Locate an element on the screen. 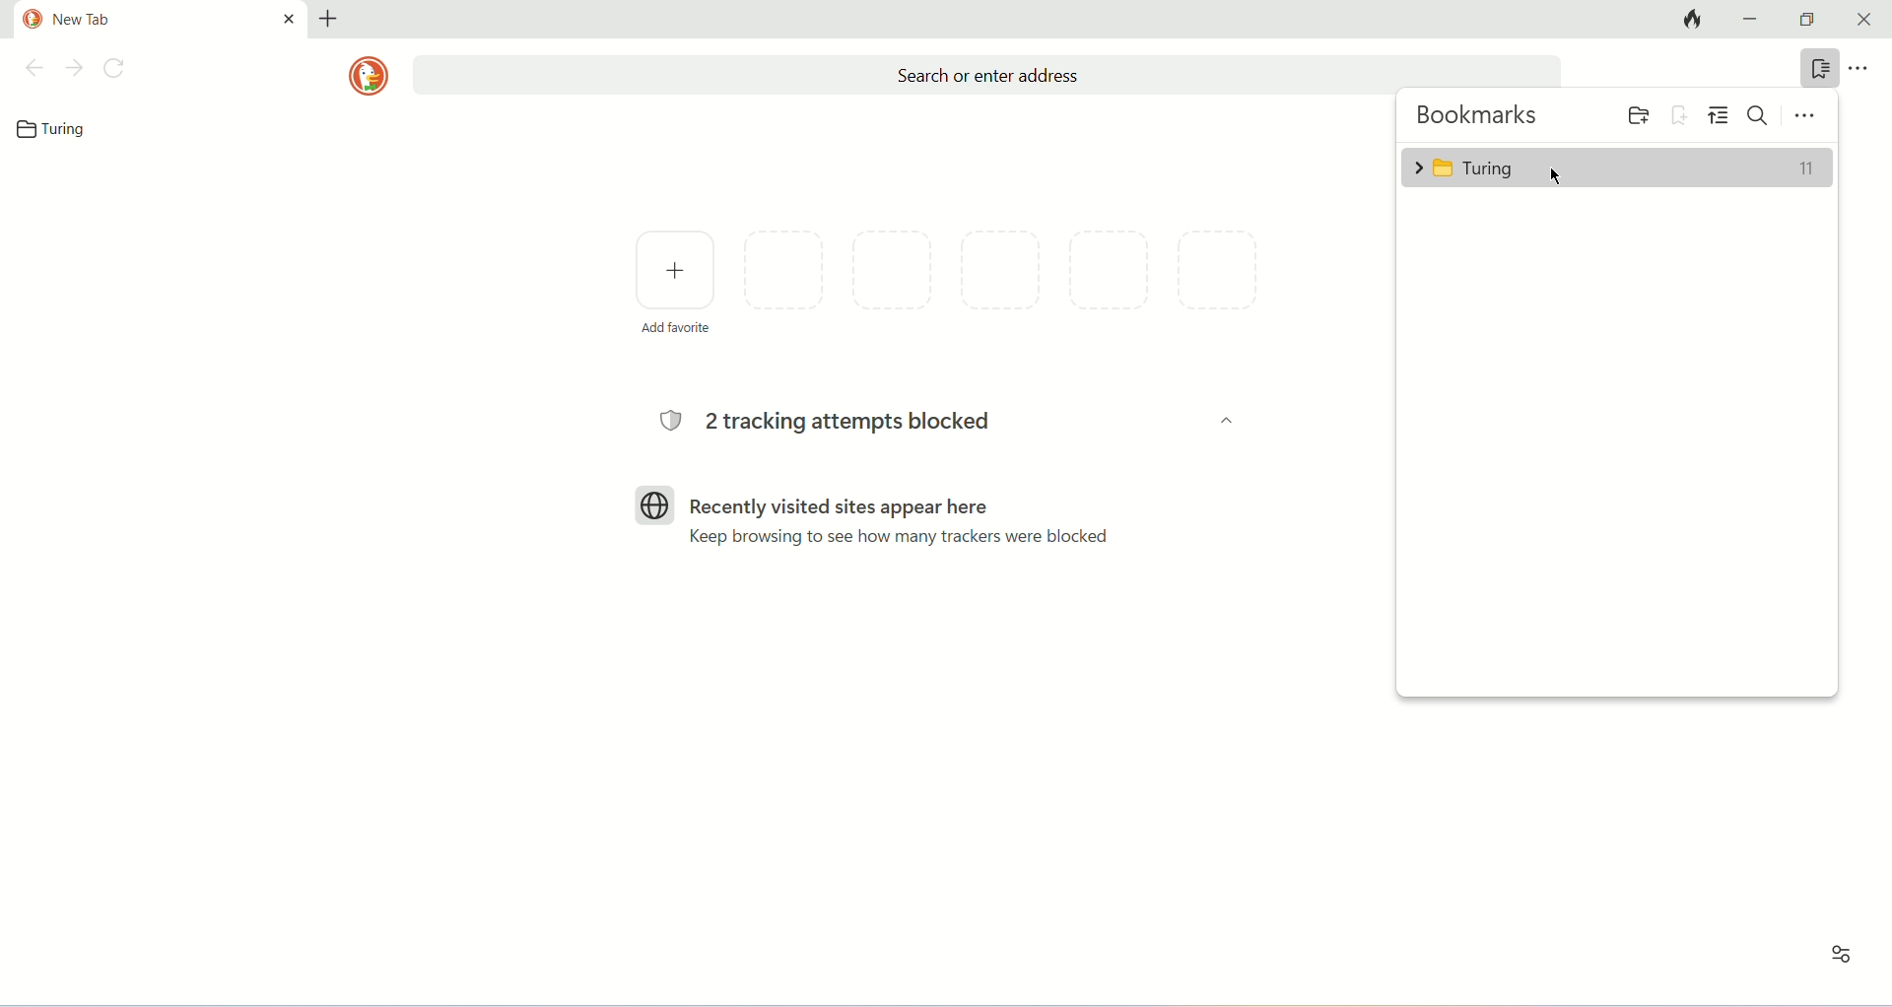 The image size is (1892, 1007). home page settings is located at coordinates (1837, 962).